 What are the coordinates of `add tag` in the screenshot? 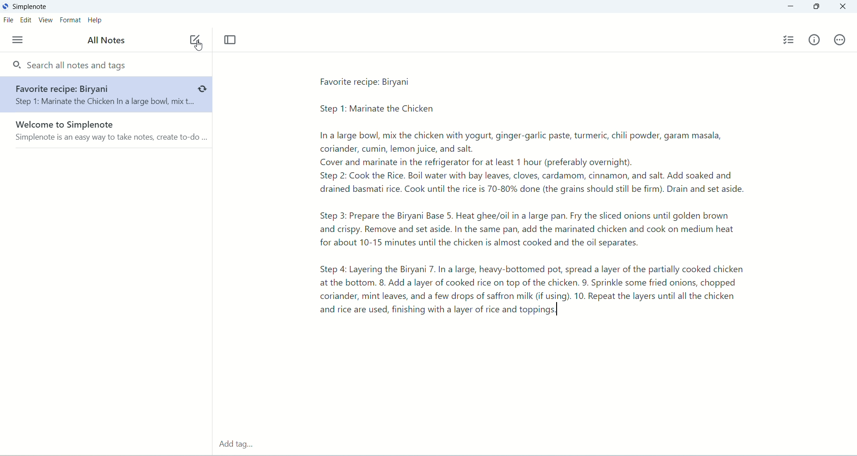 It's located at (240, 441).